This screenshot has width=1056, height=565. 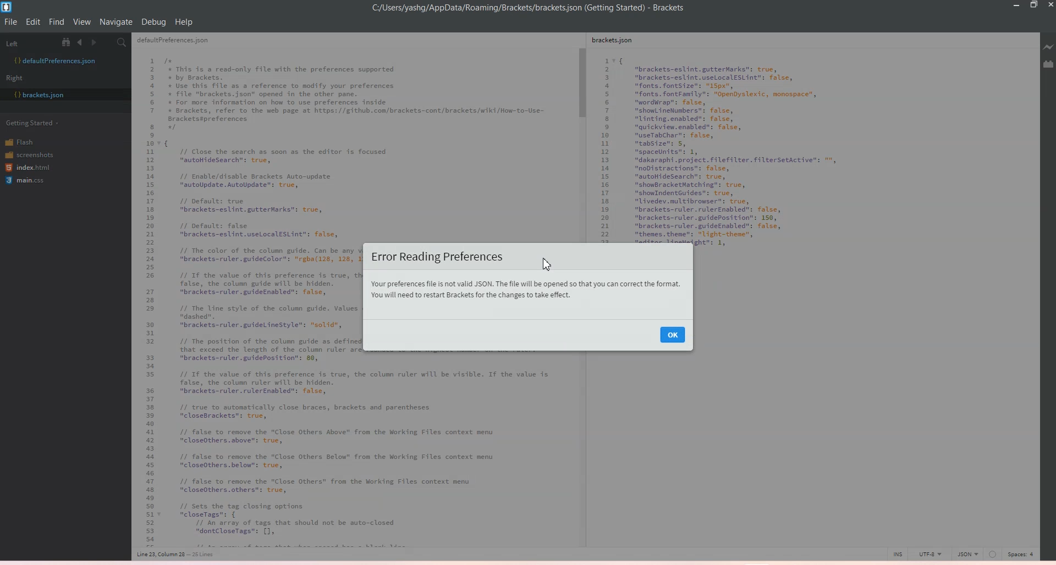 What do you see at coordinates (184, 22) in the screenshot?
I see `Help` at bounding box center [184, 22].